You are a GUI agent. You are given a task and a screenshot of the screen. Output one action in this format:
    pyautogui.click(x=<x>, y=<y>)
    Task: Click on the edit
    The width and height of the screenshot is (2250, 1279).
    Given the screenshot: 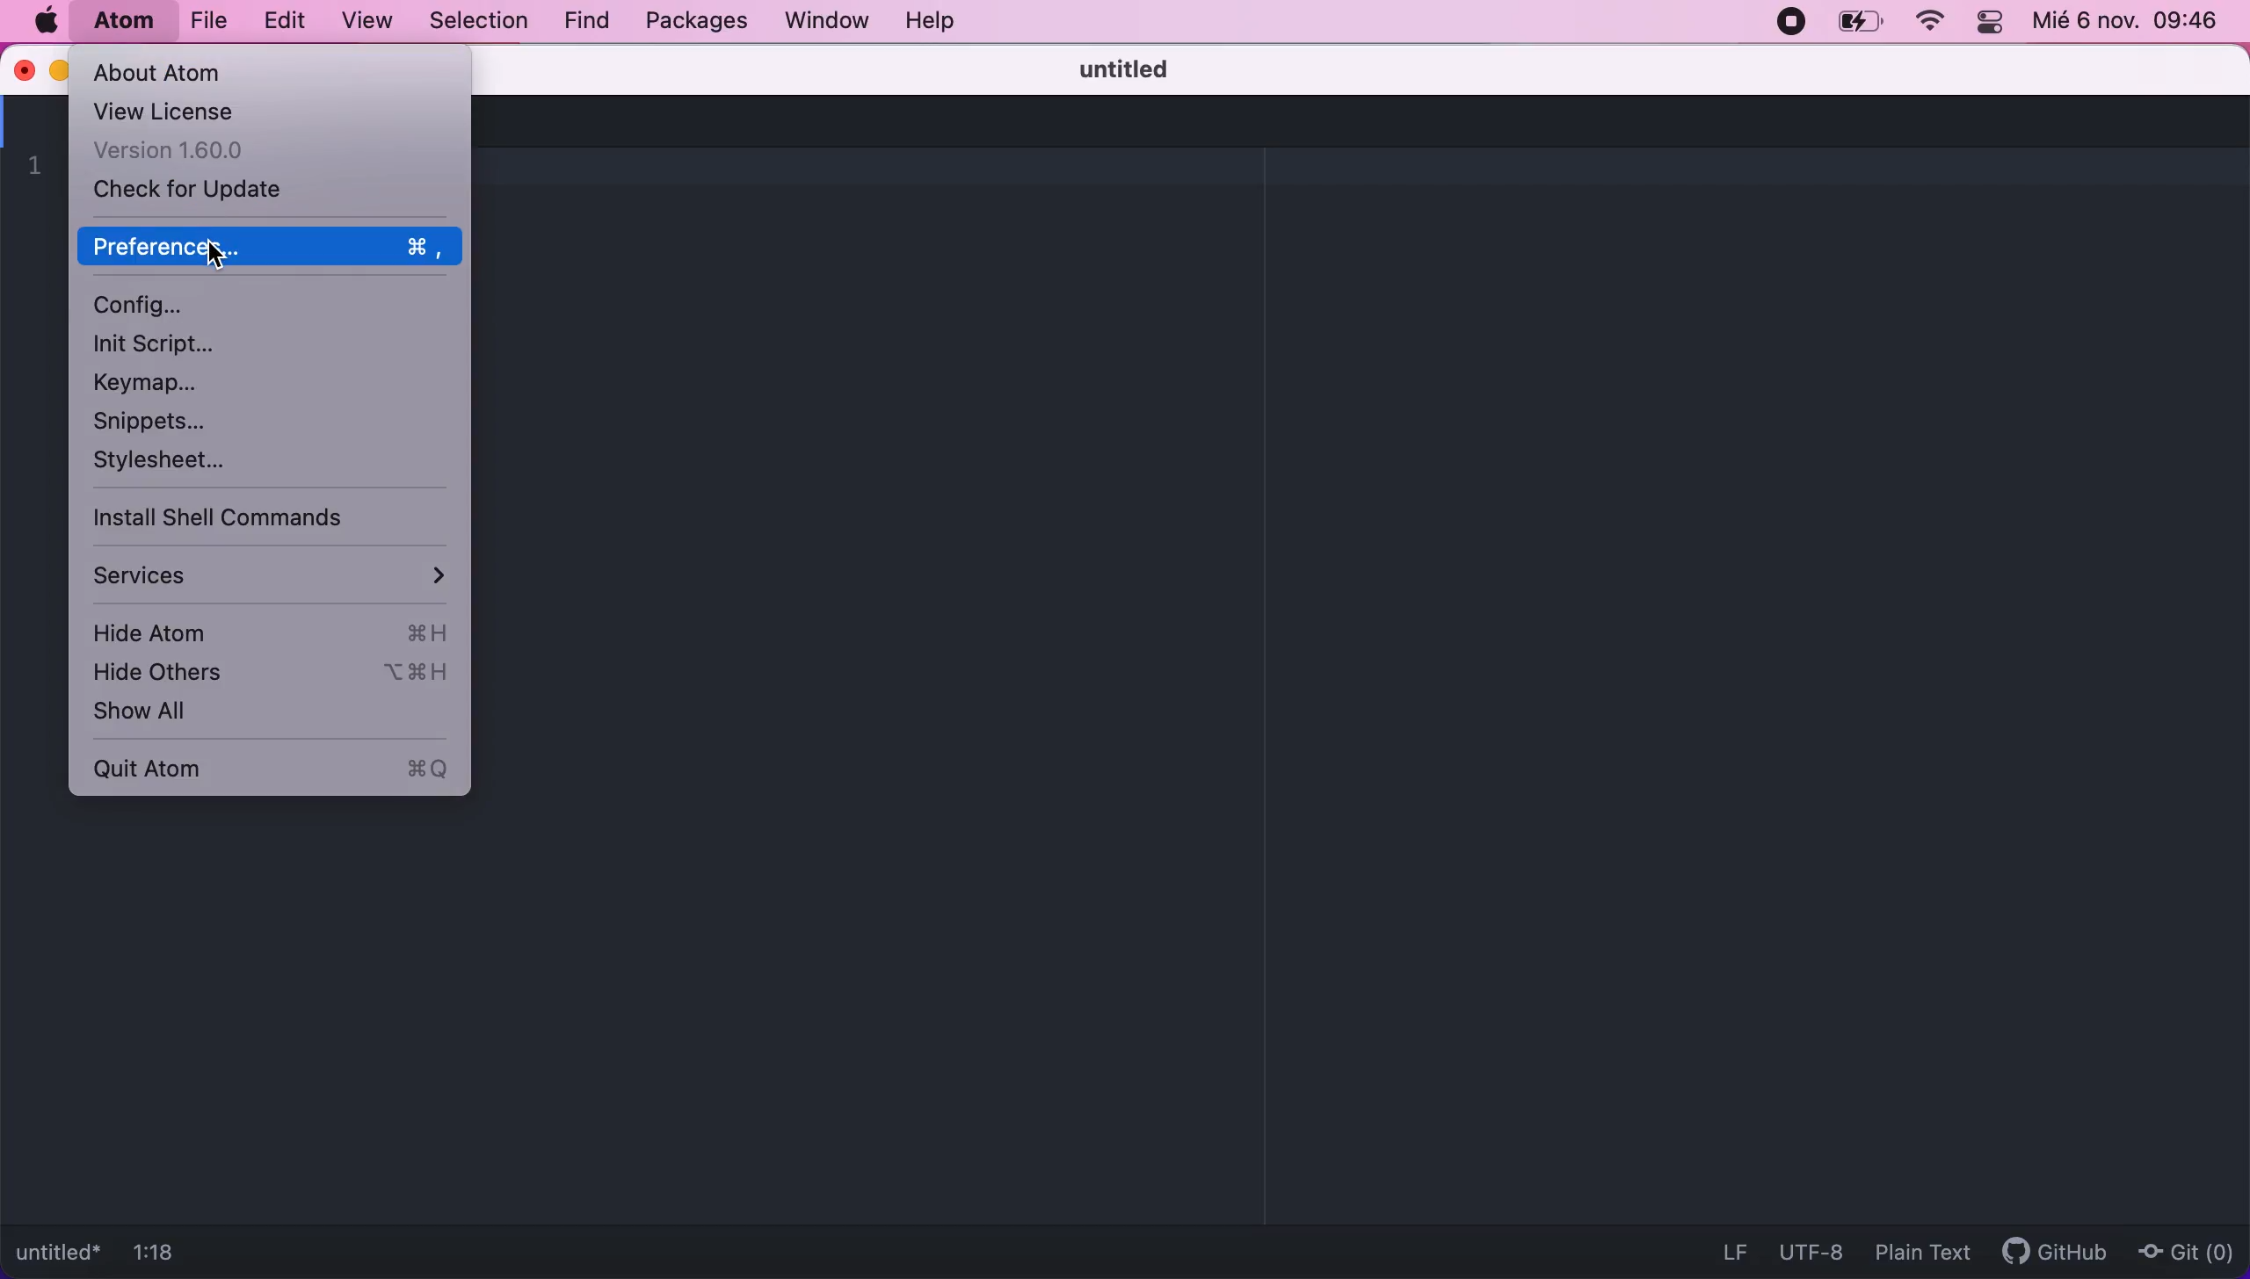 What is the action you would take?
    pyautogui.click(x=281, y=23)
    